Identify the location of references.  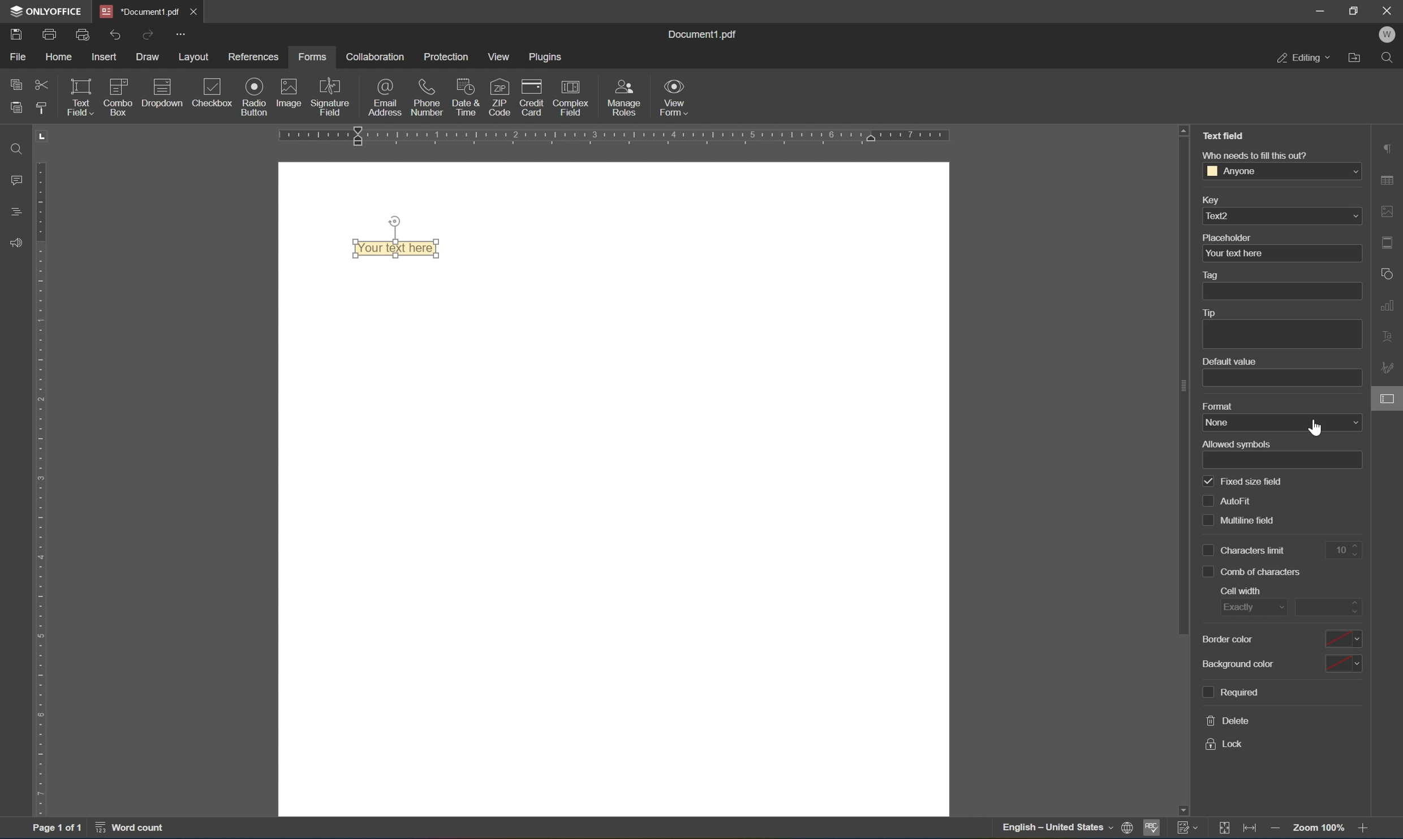
(256, 57).